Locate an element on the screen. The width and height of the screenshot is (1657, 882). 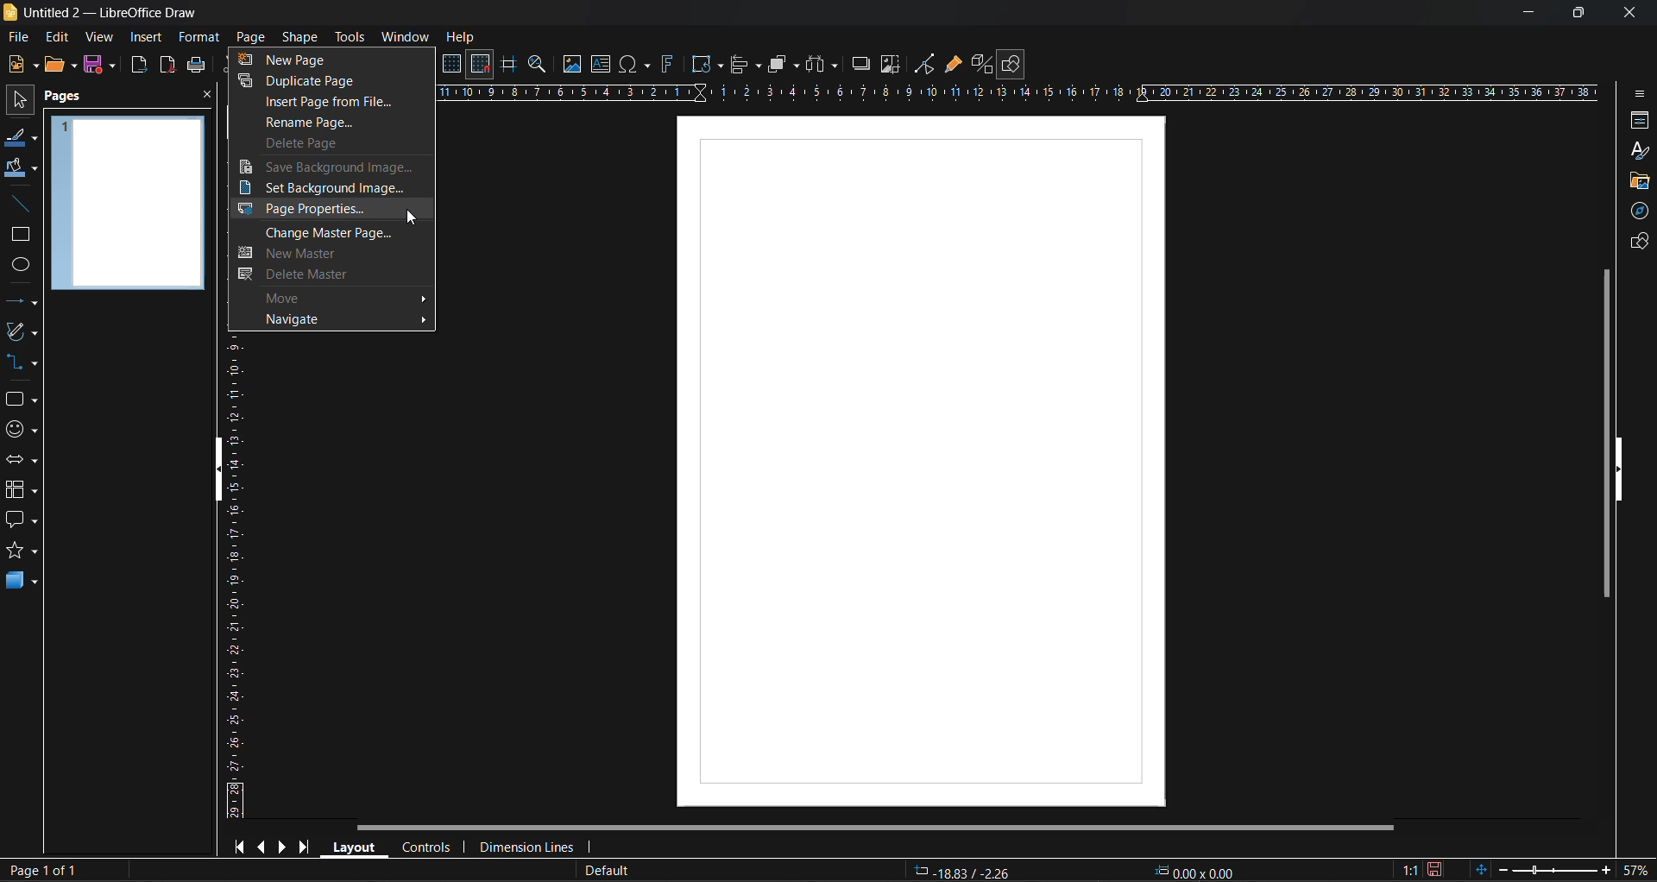
help is located at coordinates (461, 36).